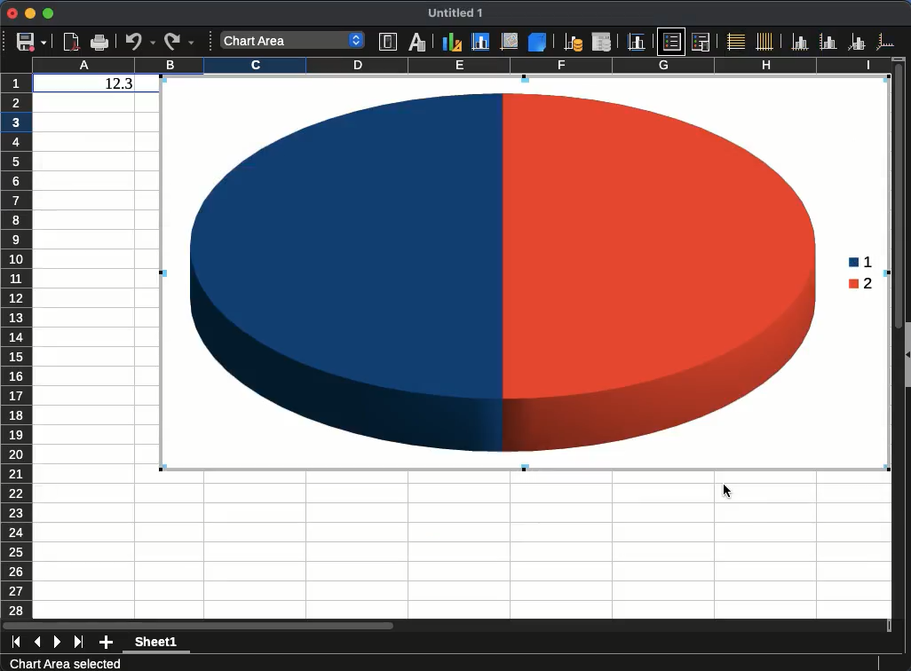  Describe the element at coordinates (885, 41) in the screenshot. I see `All axes` at that location.